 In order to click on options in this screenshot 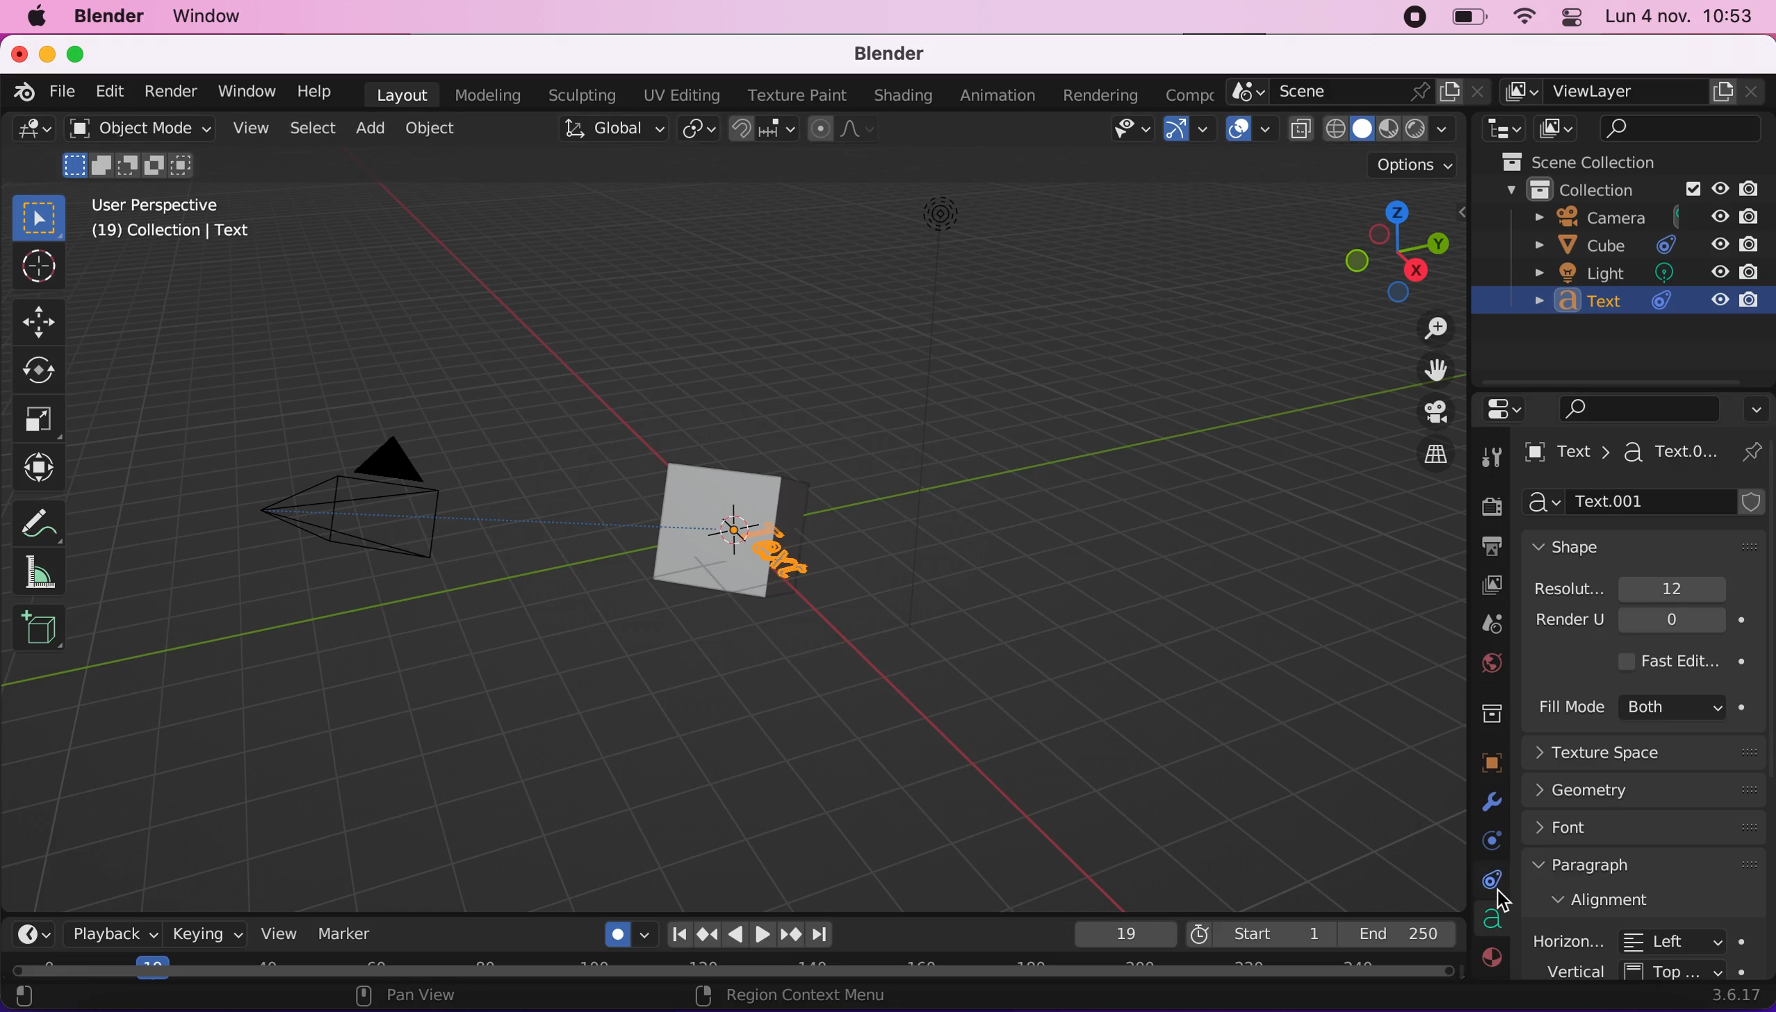, I will do `click(1410, 163)`.